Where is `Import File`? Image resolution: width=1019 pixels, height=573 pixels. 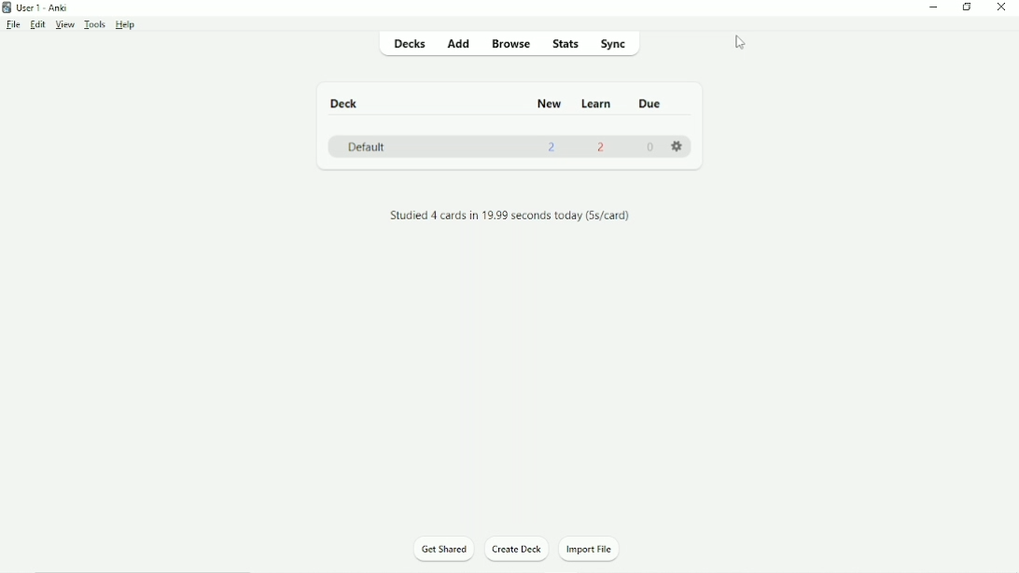
Import File is located at coordinates (595, 550).